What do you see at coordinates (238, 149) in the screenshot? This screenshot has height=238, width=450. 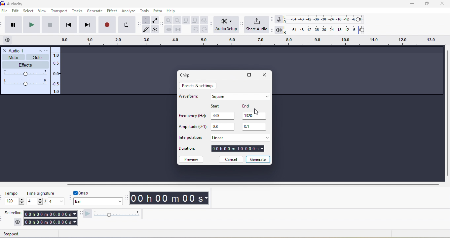 I see `00 h 00 m 10.000 s` at bounding box center [238, 149].